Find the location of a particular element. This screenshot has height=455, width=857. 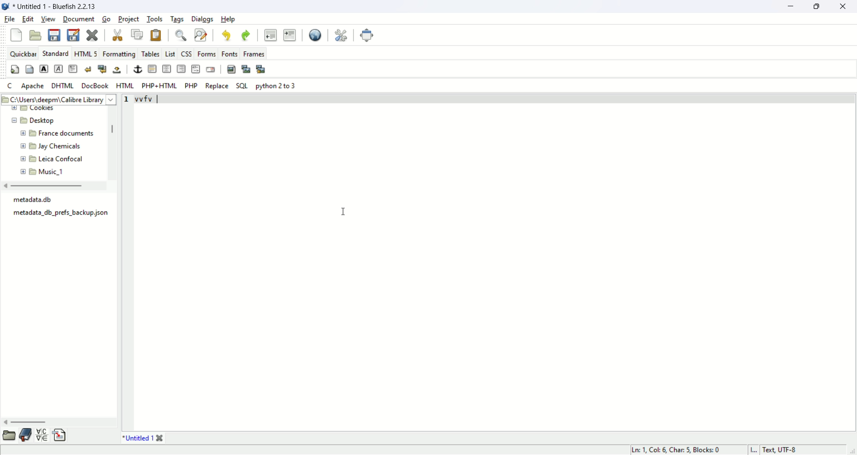

body is located at coordinates (30, 69).